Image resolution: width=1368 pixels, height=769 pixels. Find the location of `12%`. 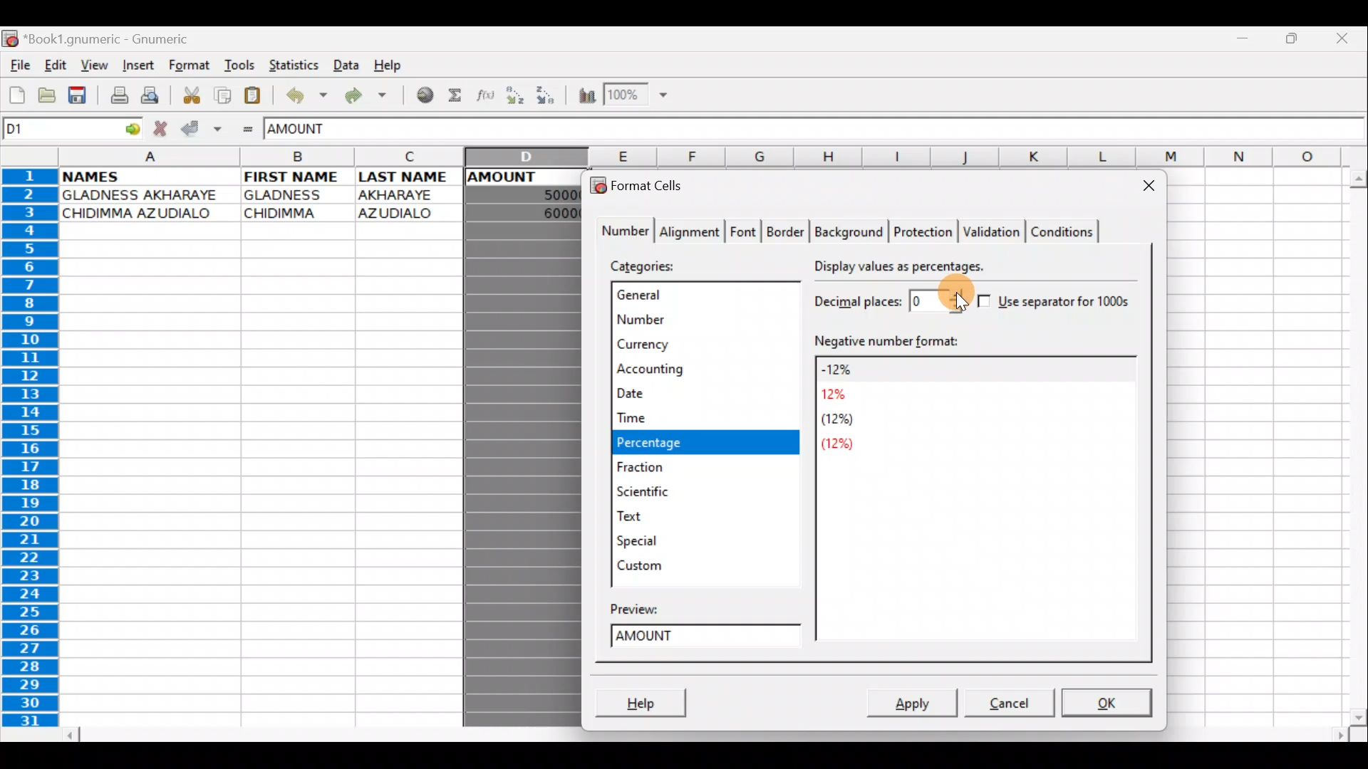

12% is located at coordinates (845, 394).